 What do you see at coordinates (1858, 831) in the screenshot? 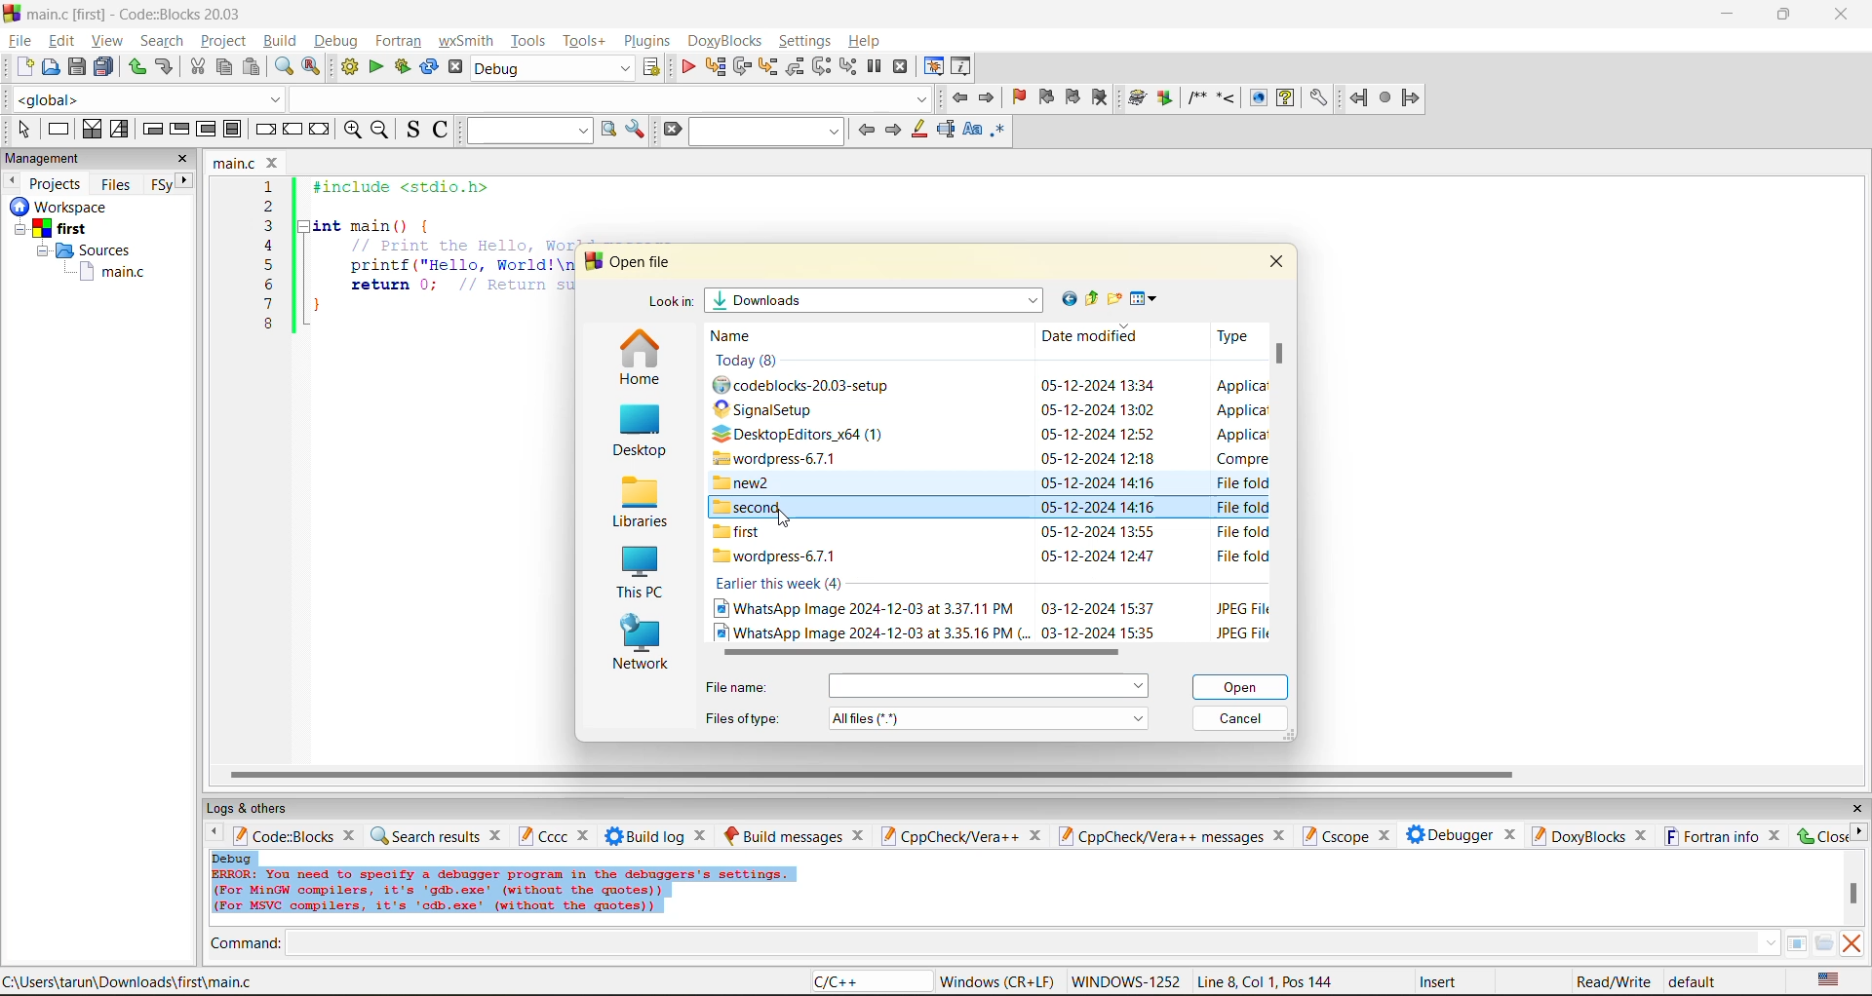
I see `next` at bounding box center [1858, 831].